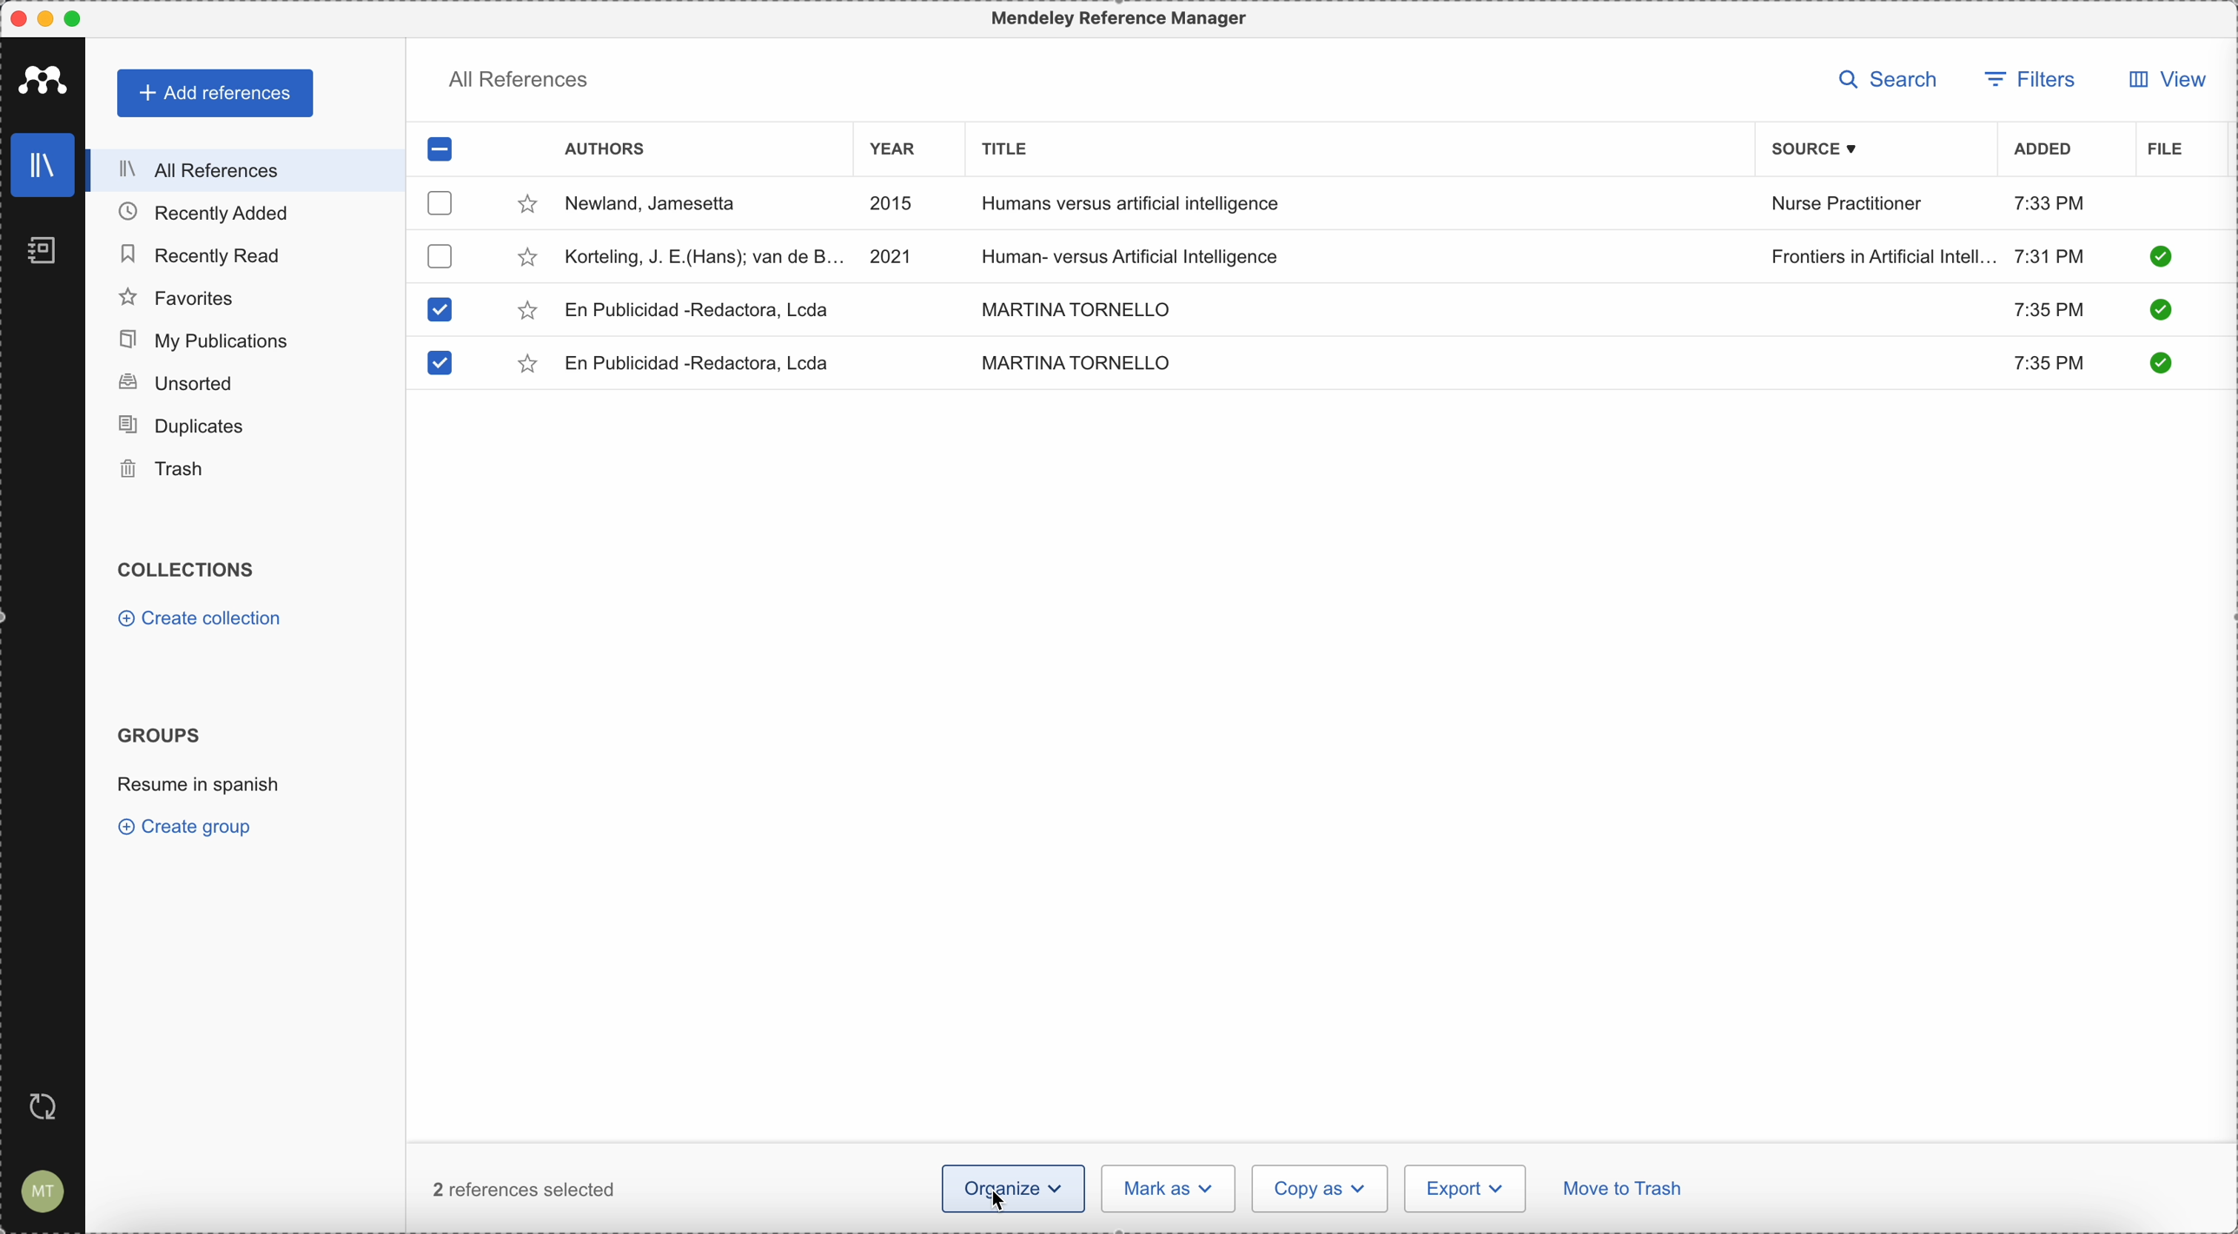 Image resolution: width=2238 pixels, height=1234 pixels. What do you see at coordinates (1894, 81) in the screenshot?
I see `search` at bounding box center [1894, 81].